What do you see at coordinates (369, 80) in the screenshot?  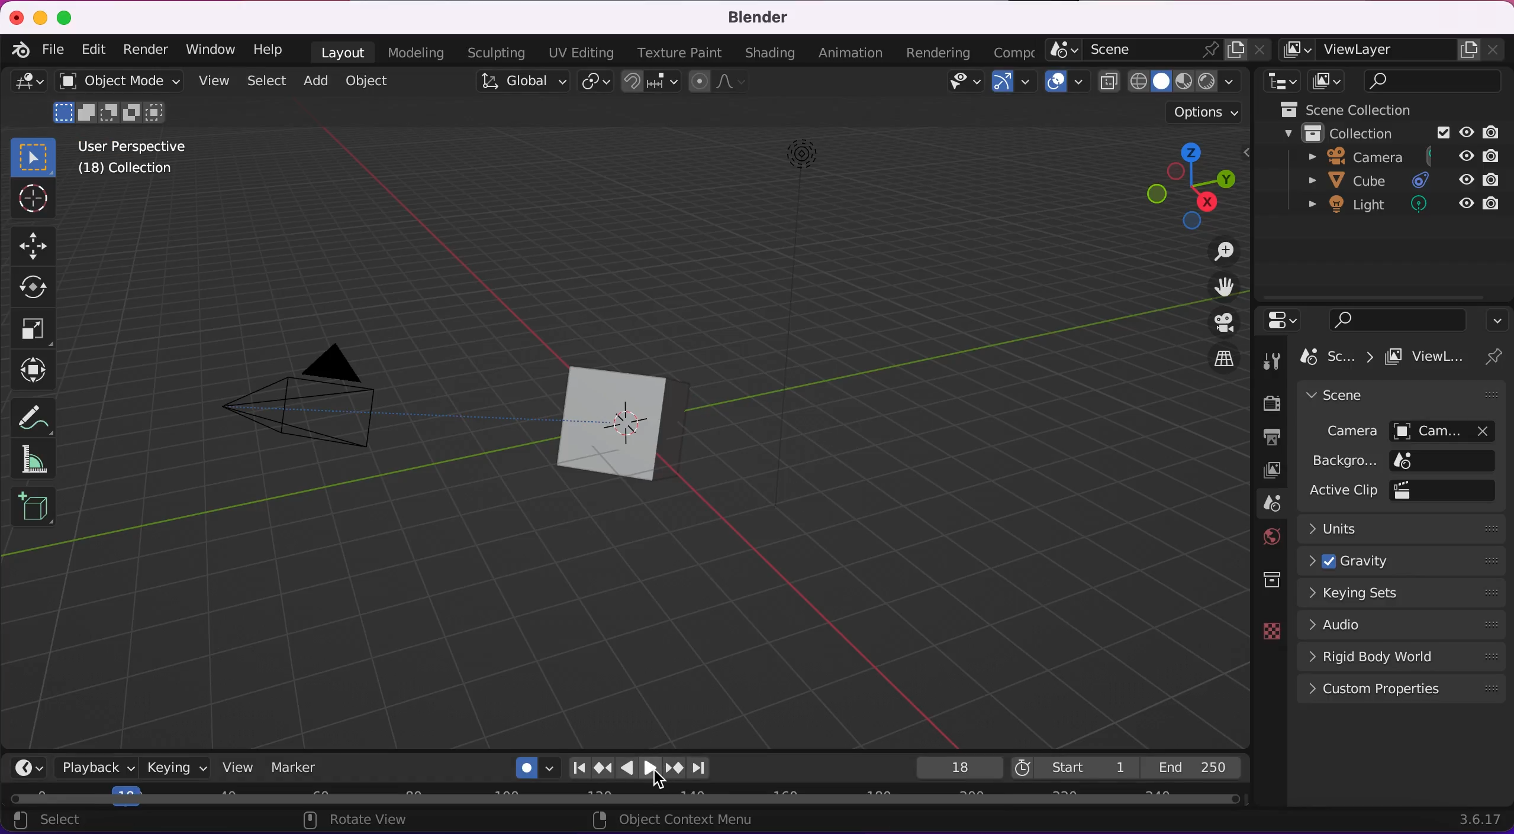 I see `object` at bounding box center [369, 80].